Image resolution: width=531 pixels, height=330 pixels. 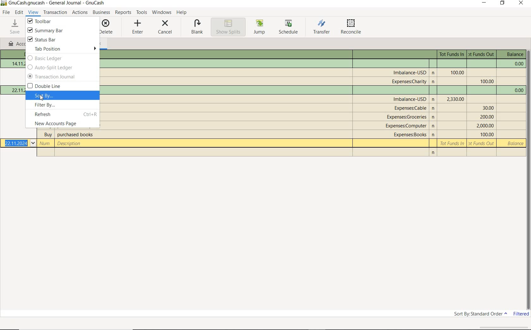 I want to click on n, so click(x=434, y=125).